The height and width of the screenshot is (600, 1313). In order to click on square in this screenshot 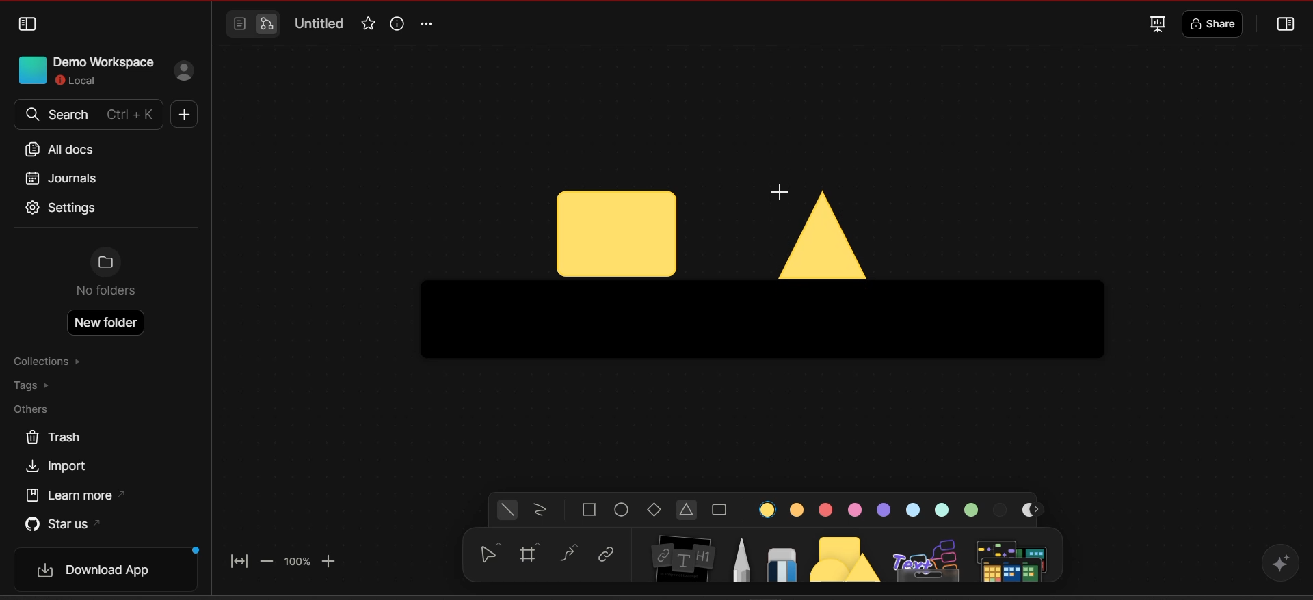, I will do `click(589, 510)`.